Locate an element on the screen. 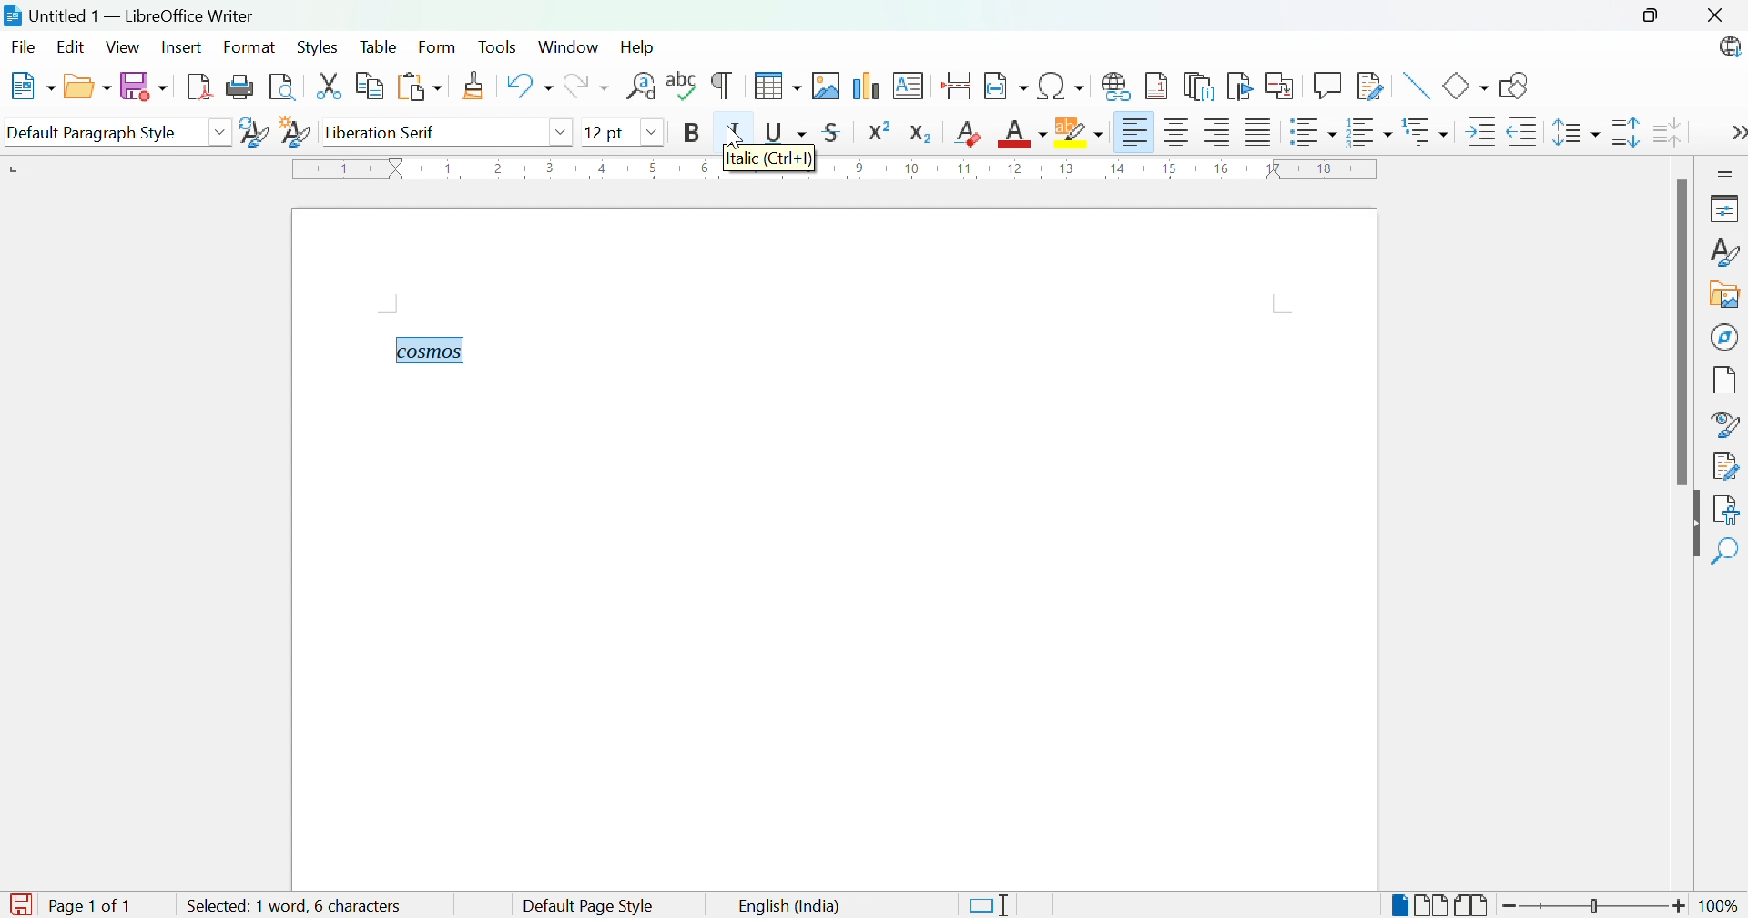 This screenshot has height=918, width=1748. Insert chart is located at coordinates (863, 87).